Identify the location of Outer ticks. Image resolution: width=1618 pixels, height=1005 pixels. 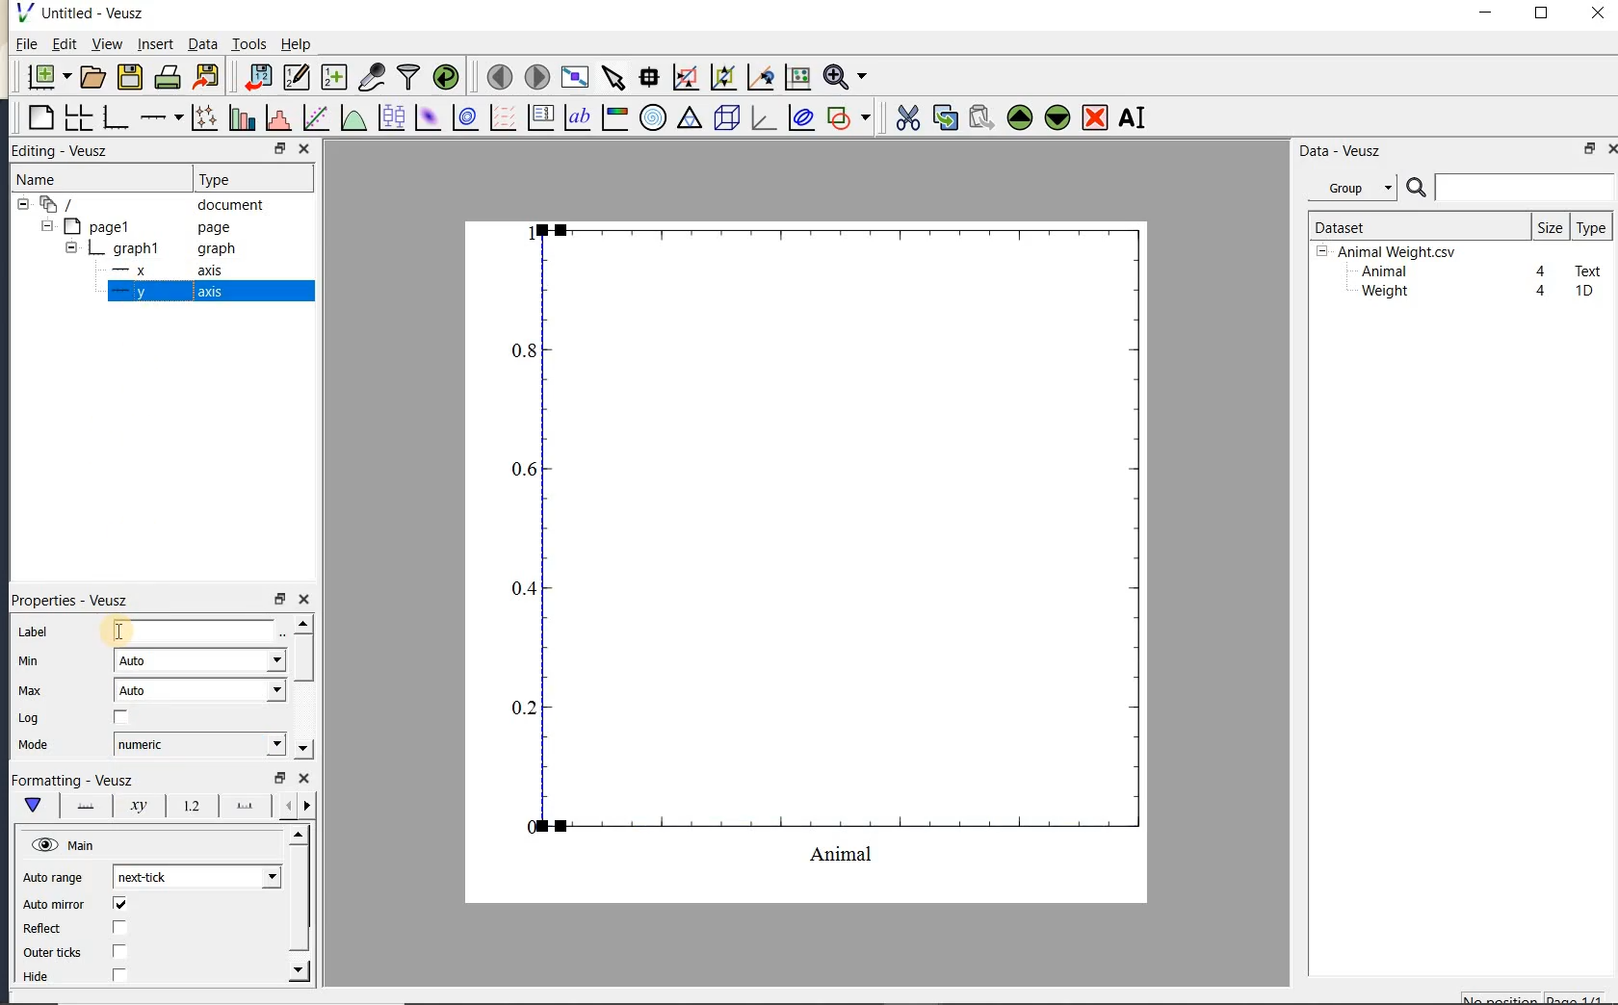
(55, 952).